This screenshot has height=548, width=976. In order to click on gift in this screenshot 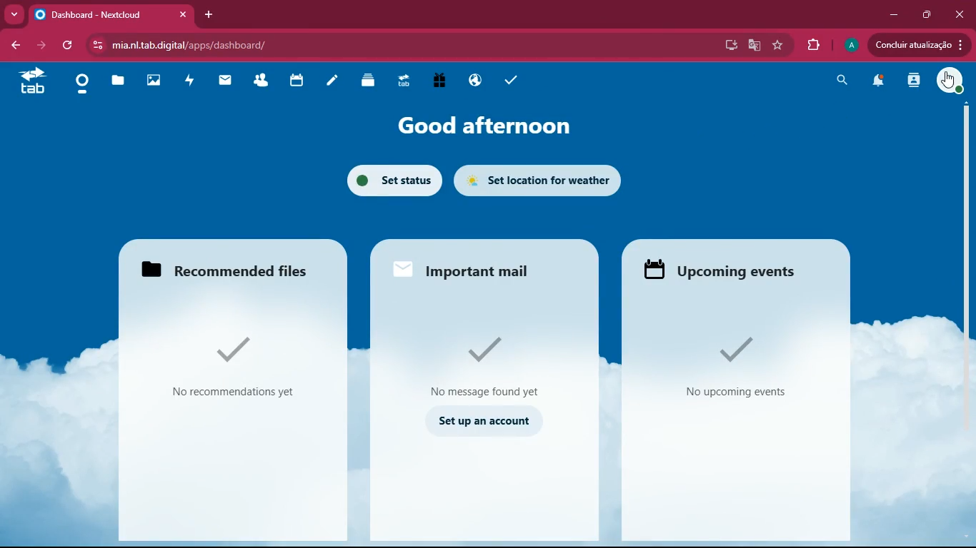, I will do `click(444, 81)`.